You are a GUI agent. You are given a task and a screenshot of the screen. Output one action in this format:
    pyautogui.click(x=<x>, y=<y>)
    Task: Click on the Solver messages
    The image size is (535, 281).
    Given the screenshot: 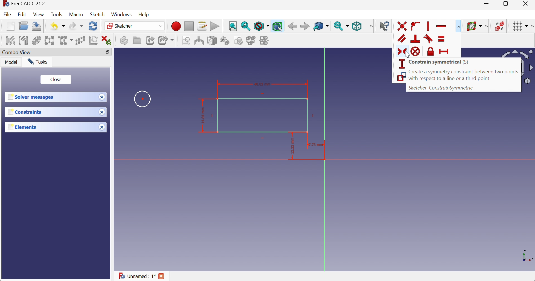 What is the action you would take?
    pyautogui.click(x=32, y=97)
    